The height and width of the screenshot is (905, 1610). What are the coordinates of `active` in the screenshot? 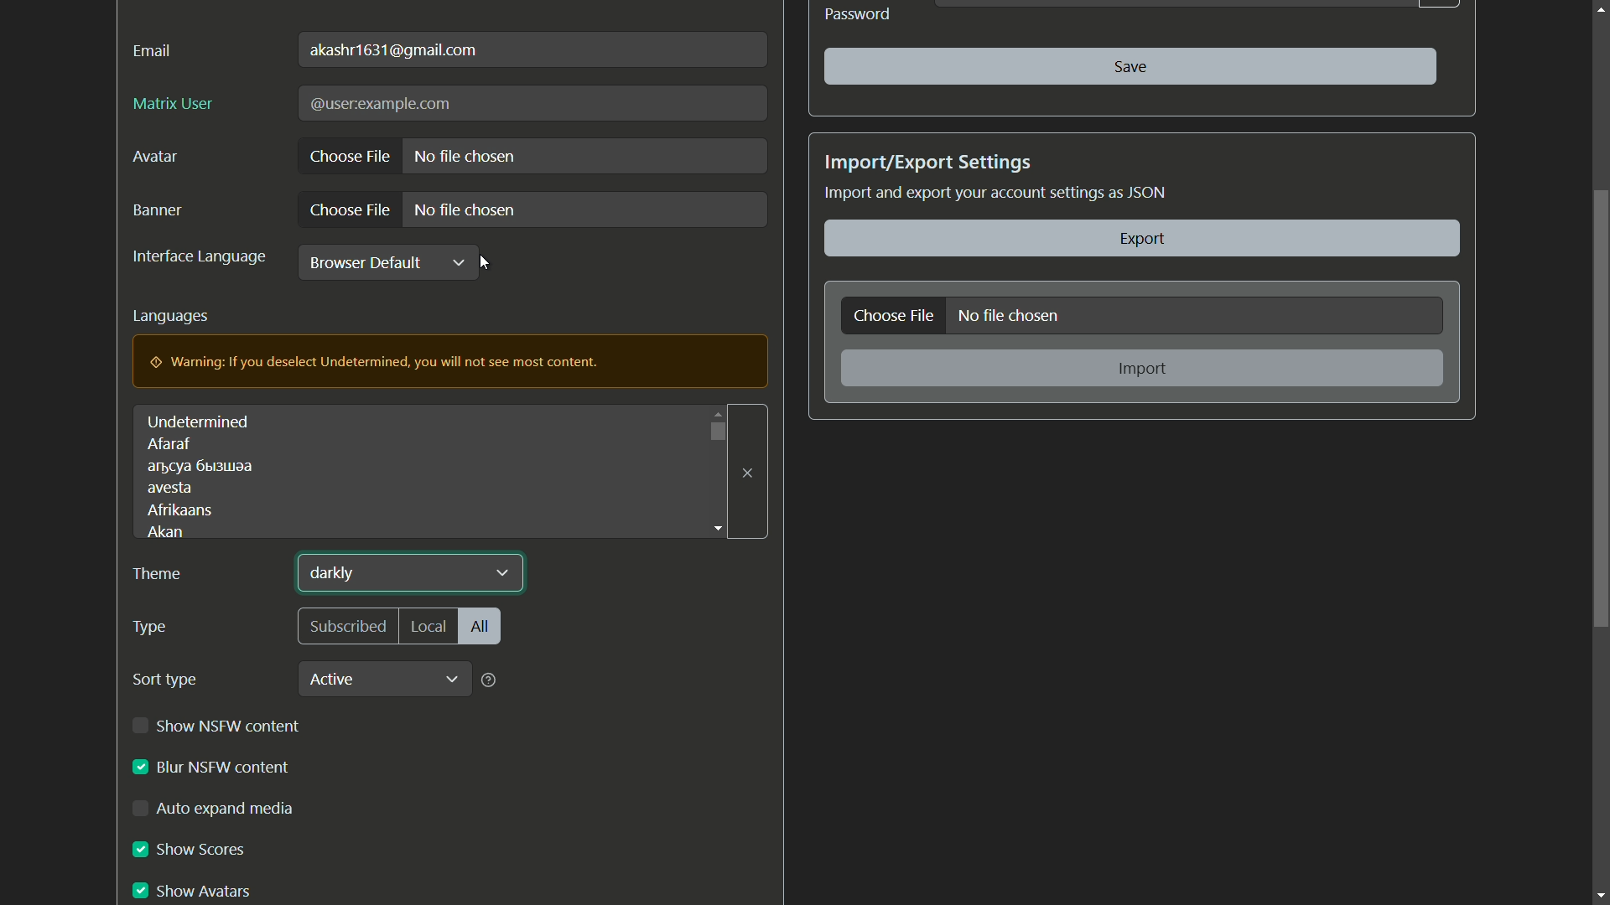 It's located at (335, 678).